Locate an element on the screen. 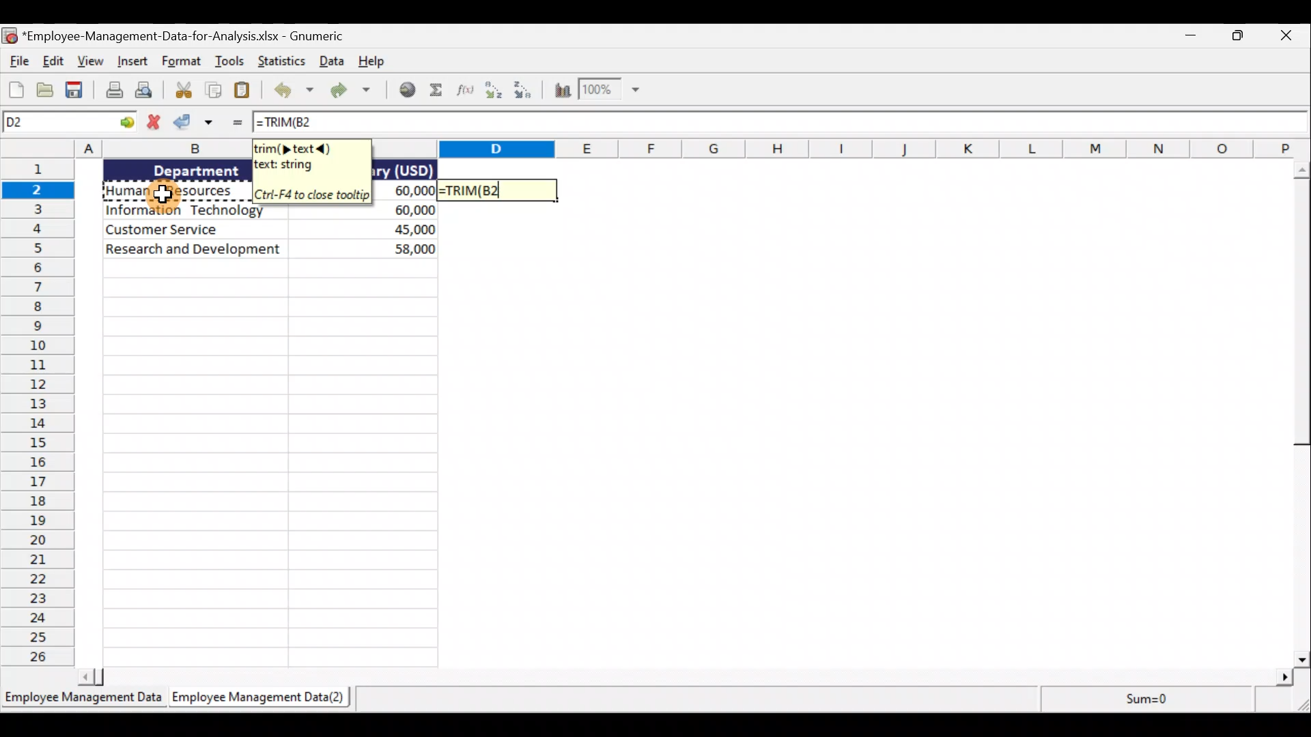 The height and width of the screenshot is (737, 1311). Cell name is located at coordinates (70, 122).